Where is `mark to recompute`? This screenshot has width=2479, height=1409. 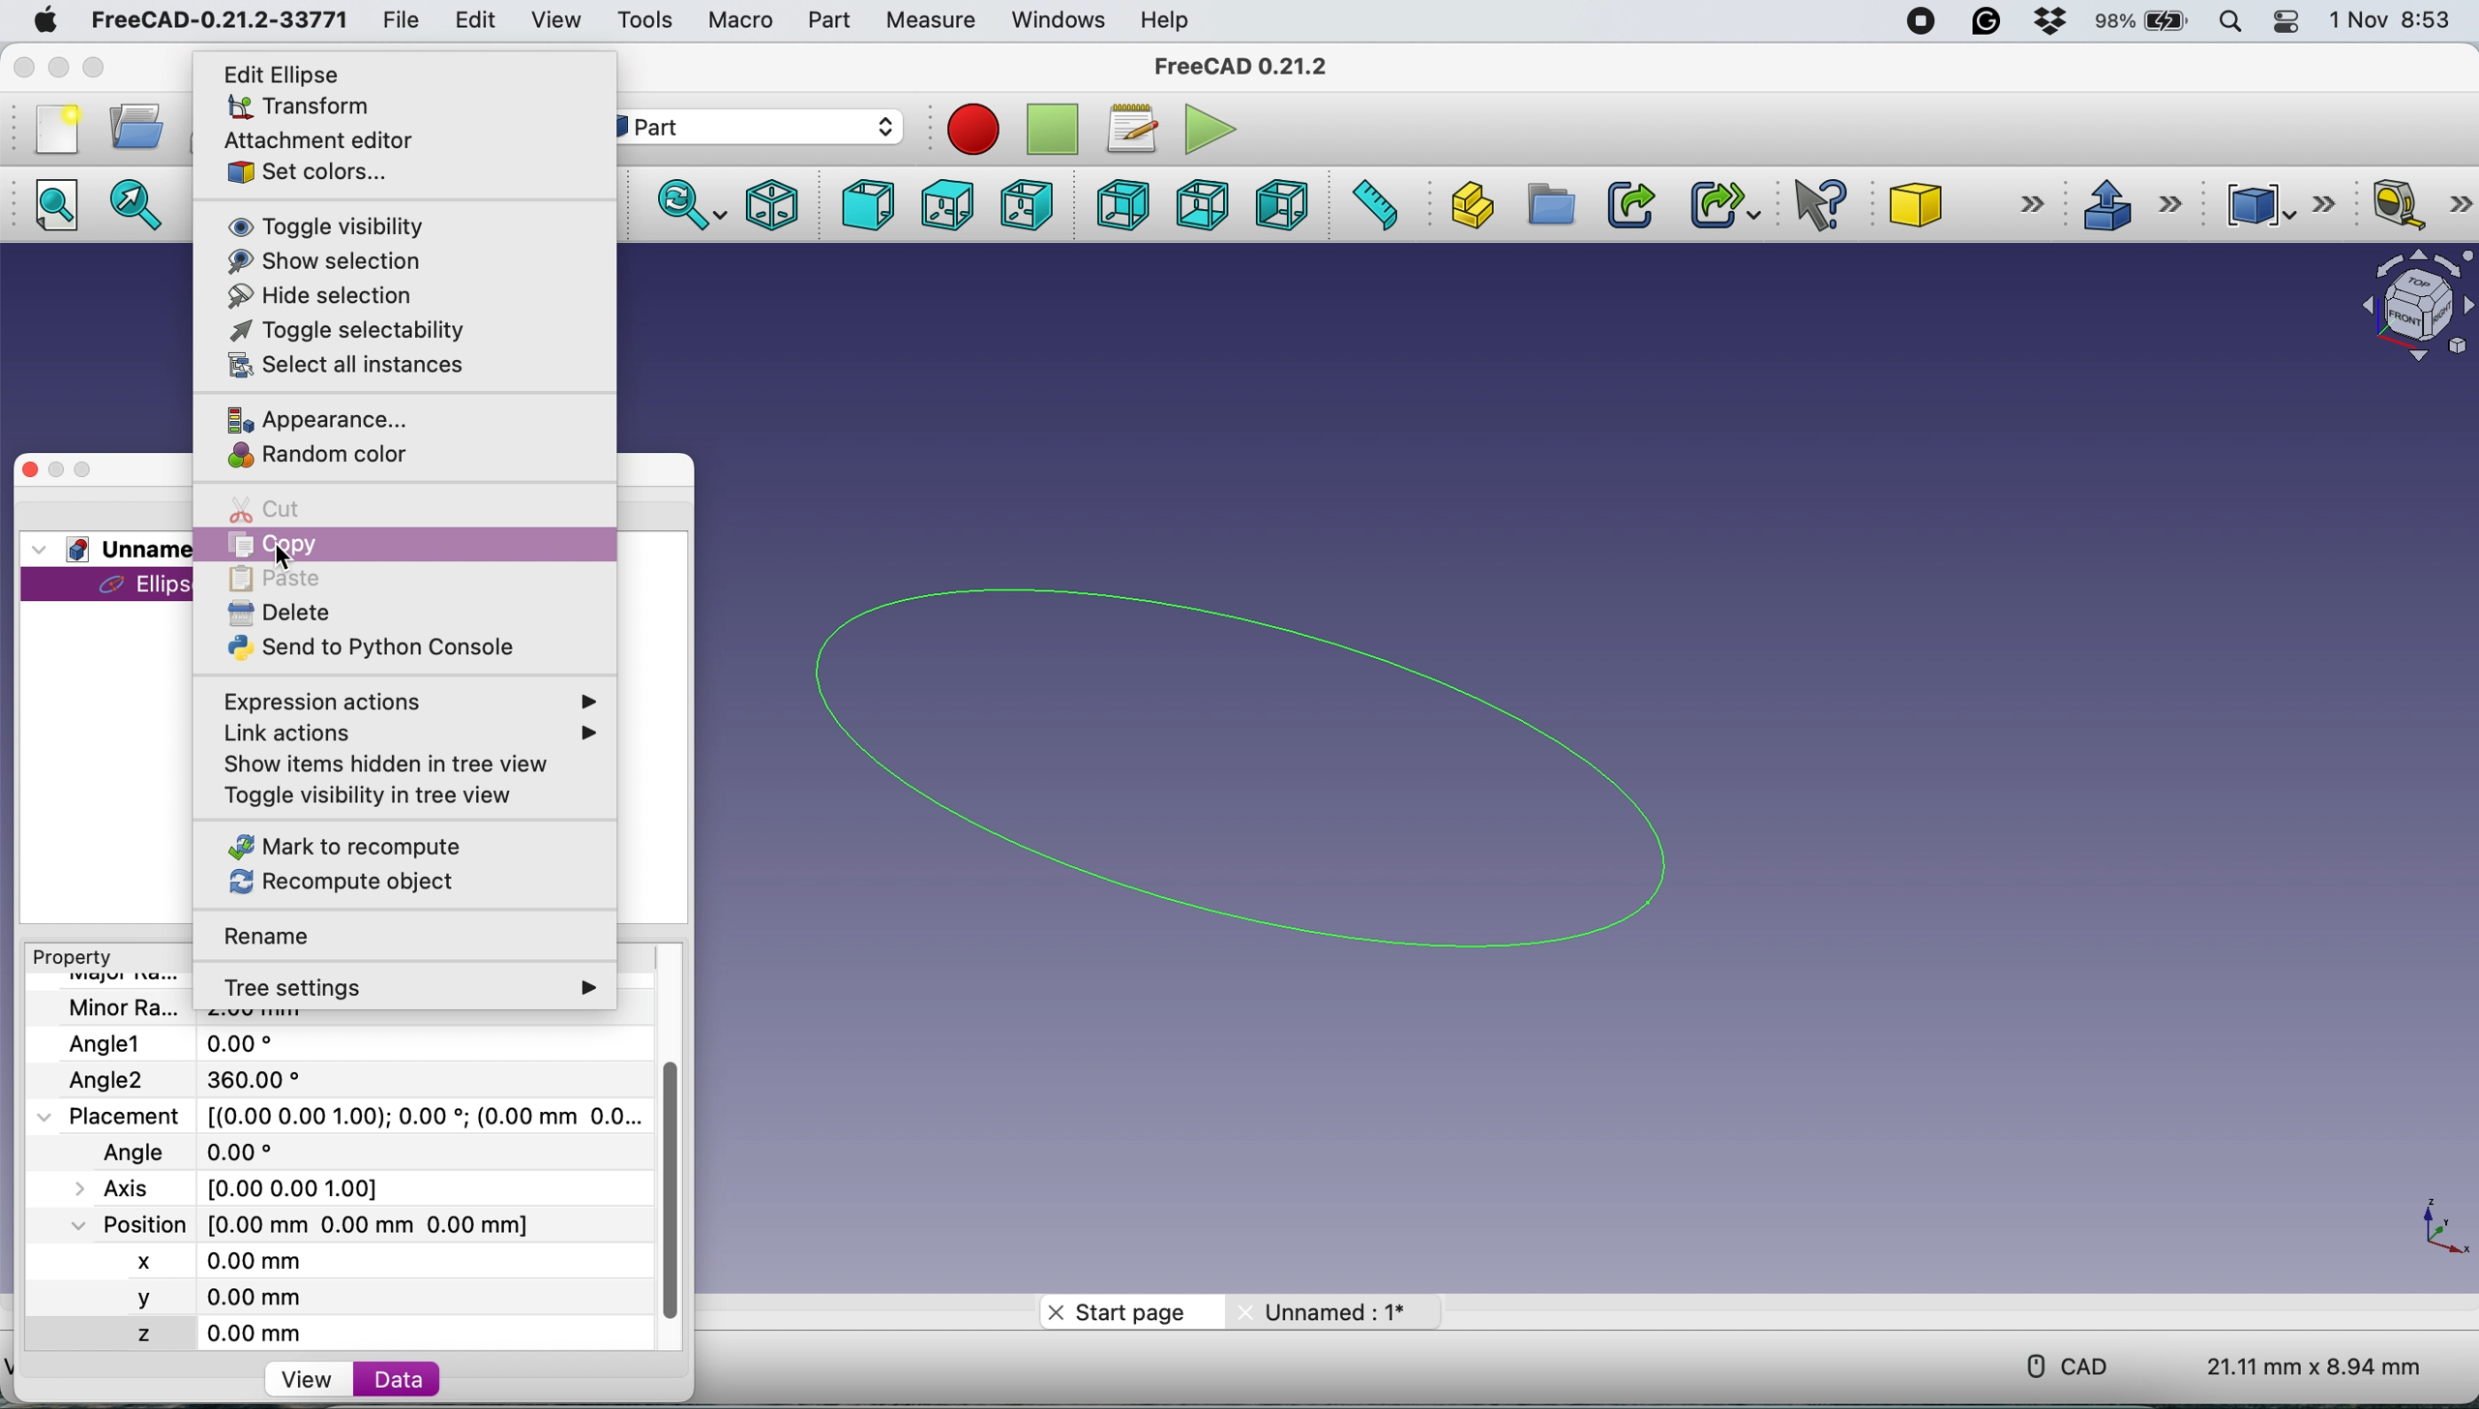 mark to recompute is located at coordinates (352, 846).